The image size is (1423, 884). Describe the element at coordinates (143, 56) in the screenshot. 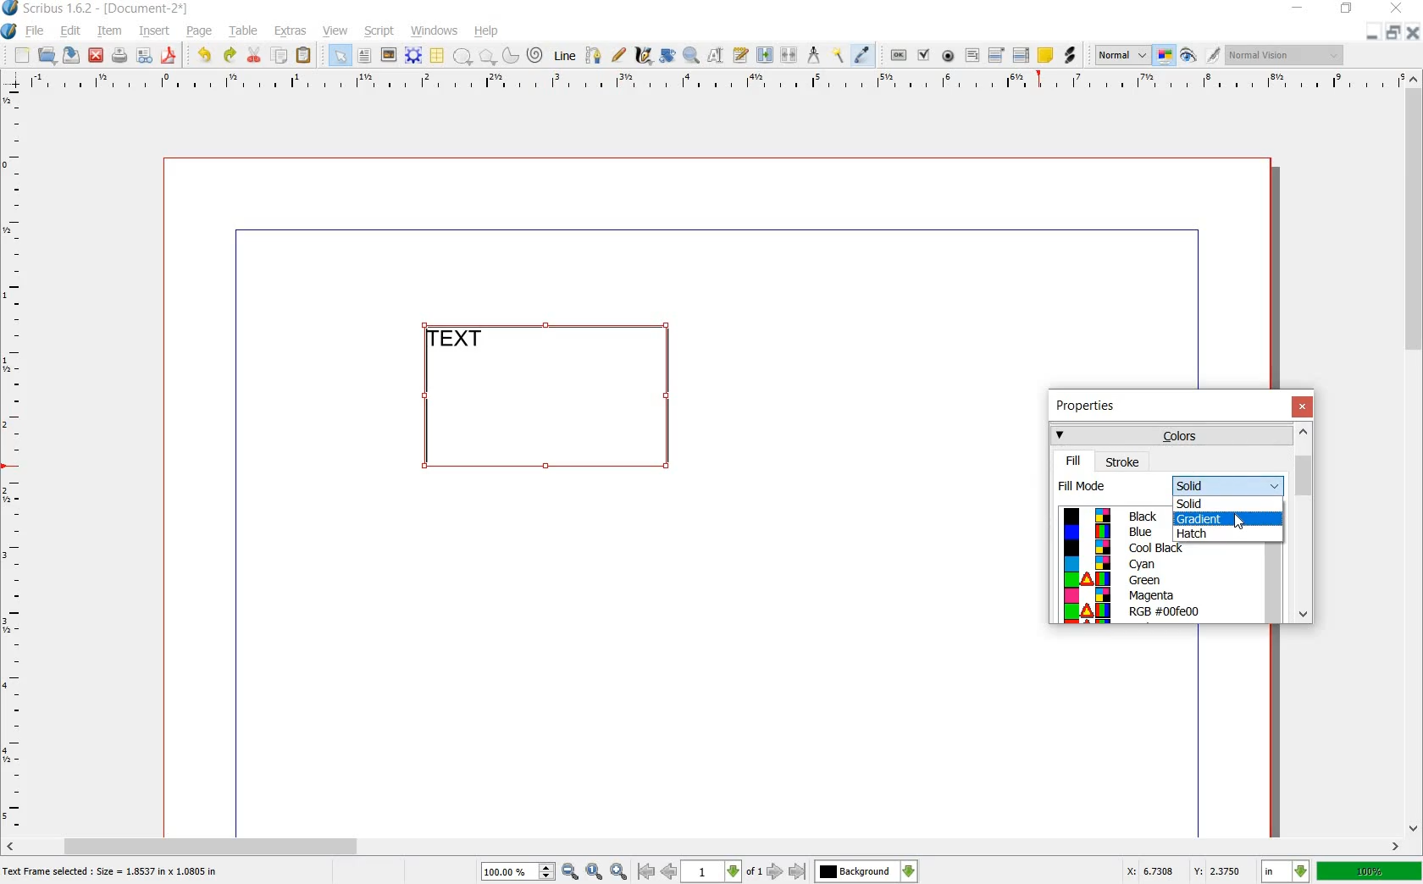

I see `preflight verifier` at that location.